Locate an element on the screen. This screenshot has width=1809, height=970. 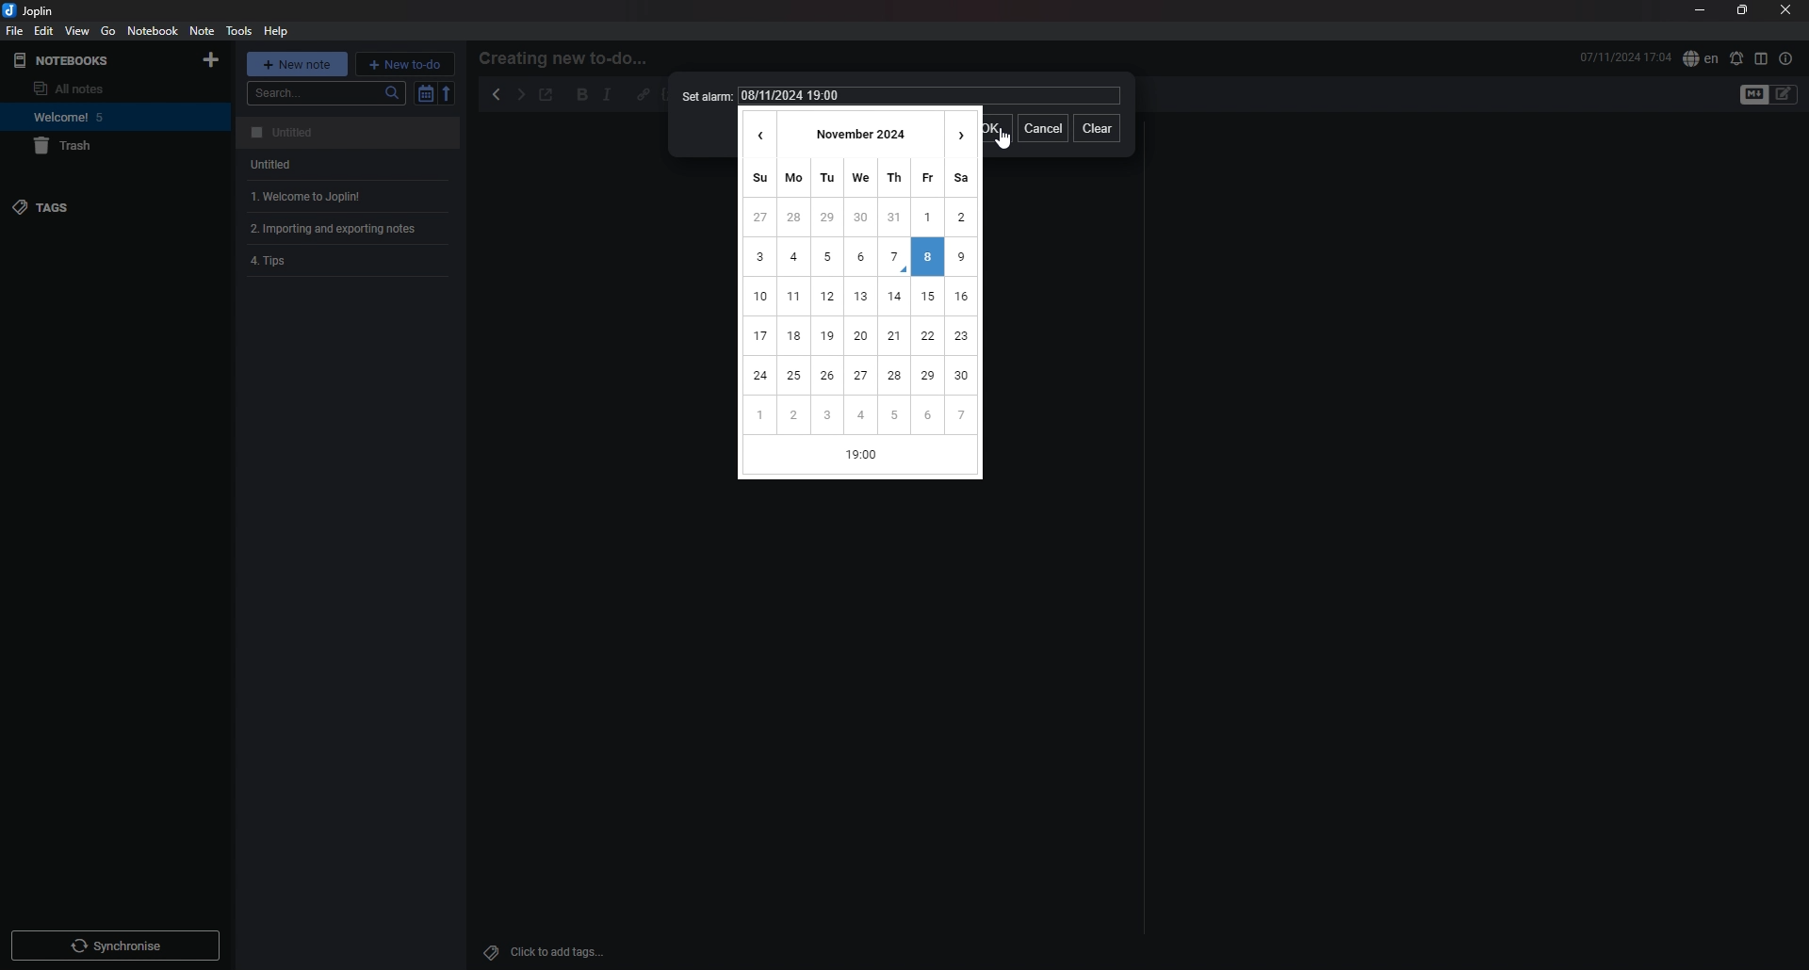
date selection is located at coordinates (860, 295).